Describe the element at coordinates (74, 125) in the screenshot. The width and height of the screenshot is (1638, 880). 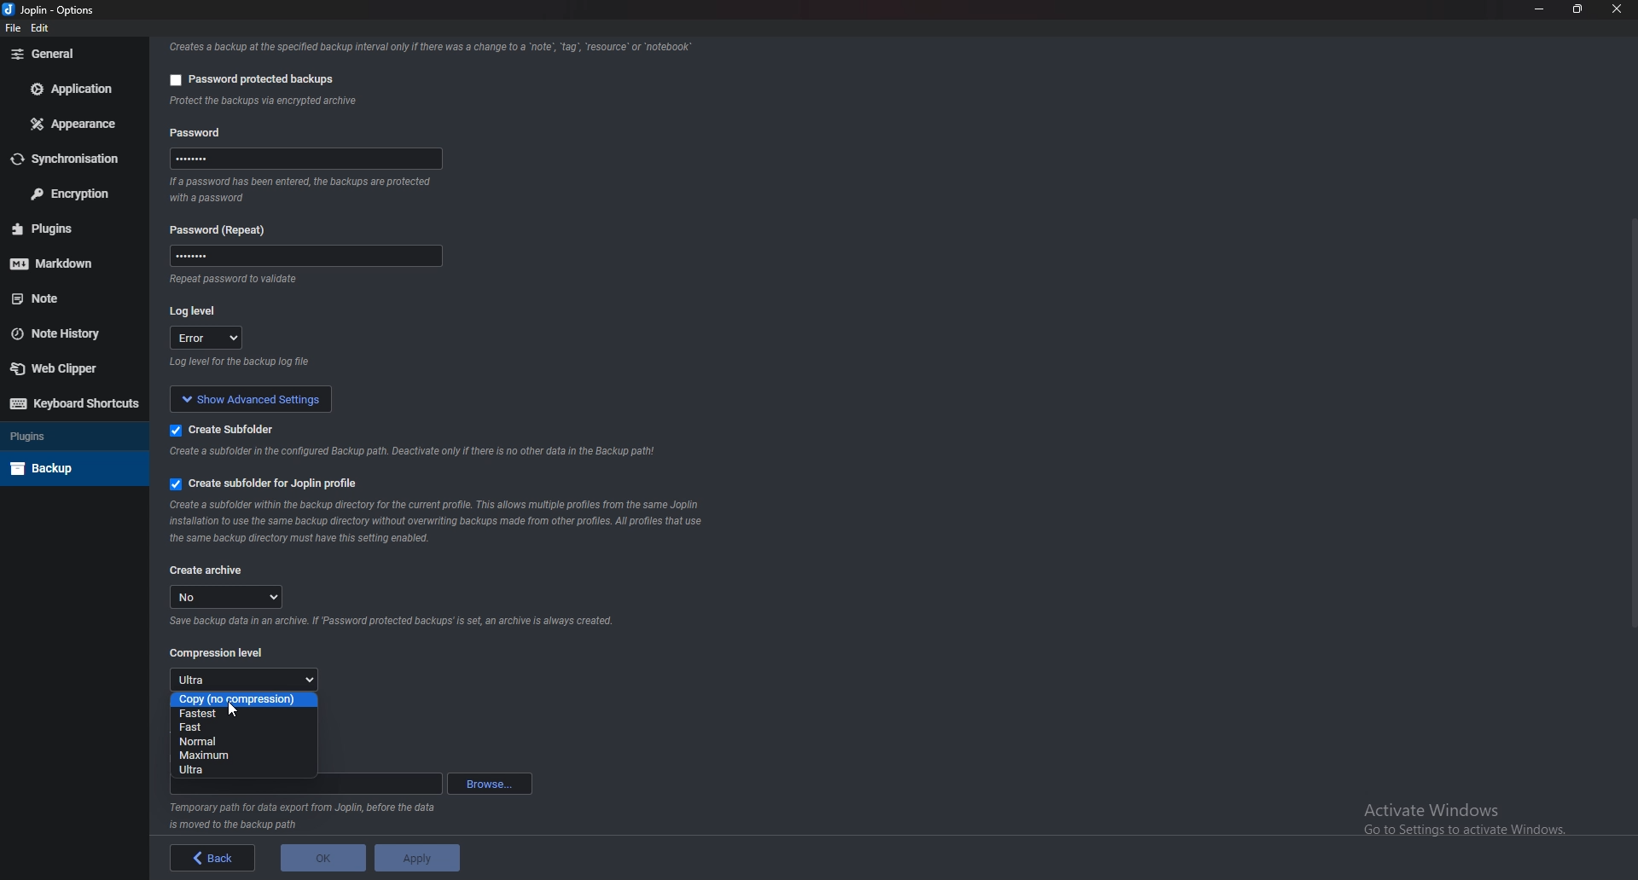
I see `Appearance` at that location.